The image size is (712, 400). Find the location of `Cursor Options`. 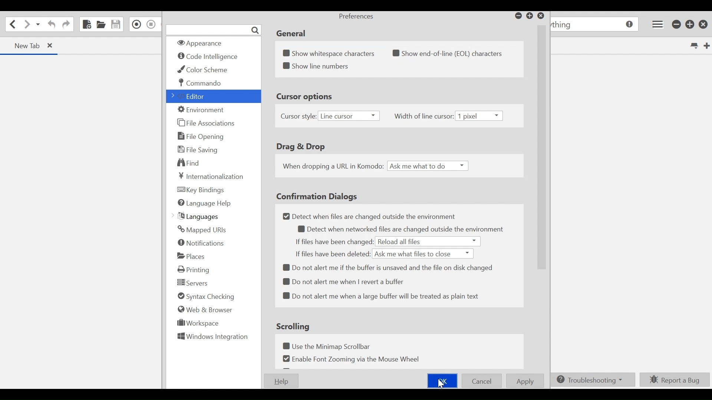

Cursor Options is located at coordinates (308, 98).